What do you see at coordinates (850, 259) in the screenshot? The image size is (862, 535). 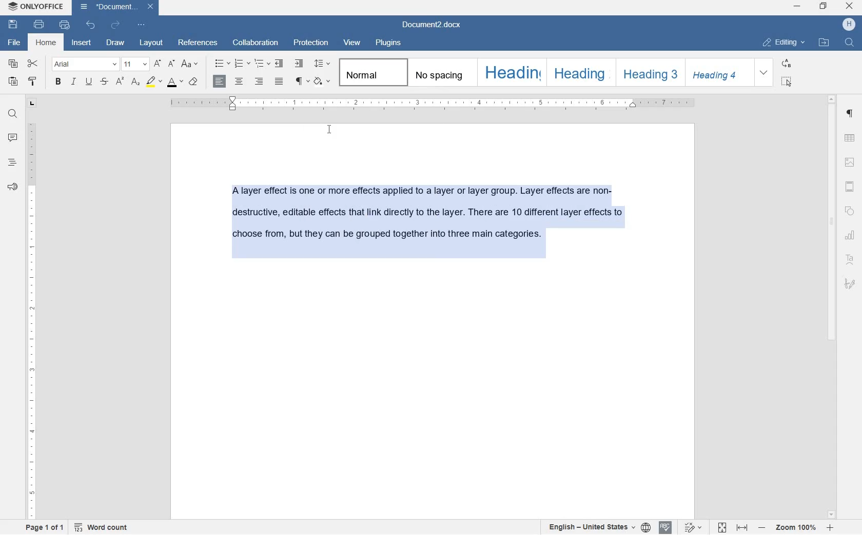 I see `text art` at bounding box center [850, 259].